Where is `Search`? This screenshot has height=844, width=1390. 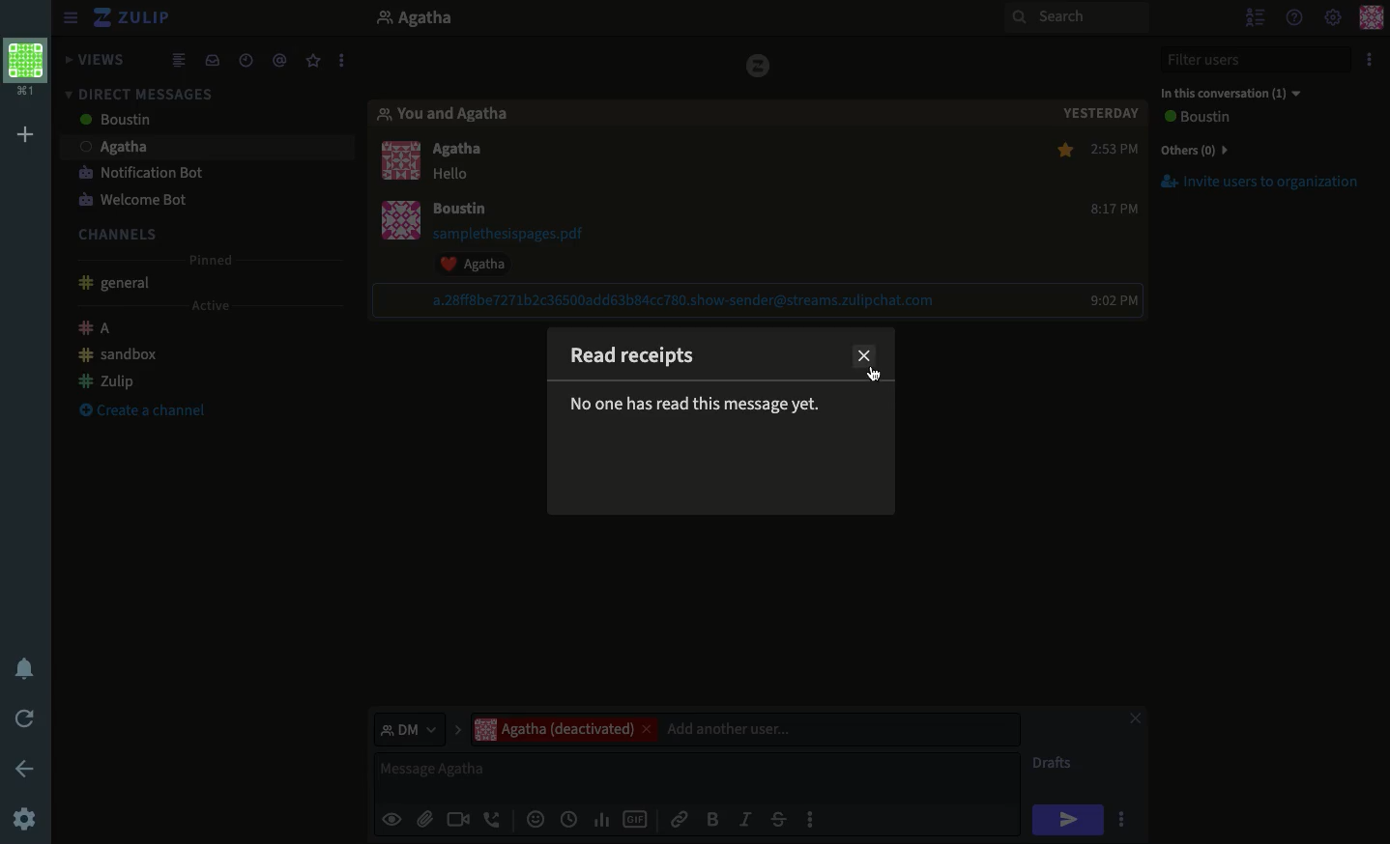
Search is located at coordinates (1077, 18).